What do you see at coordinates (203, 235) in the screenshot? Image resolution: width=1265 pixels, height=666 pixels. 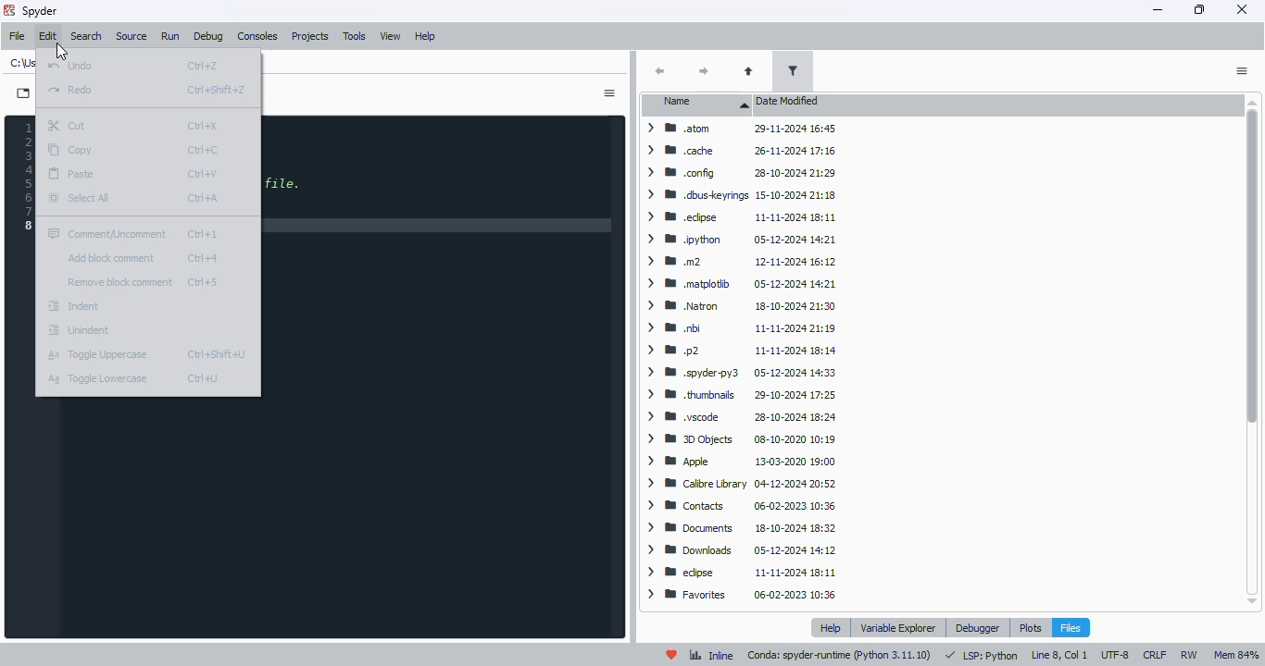 I see `shortcut for comment/uncomment` at bounding box center [203, 235].